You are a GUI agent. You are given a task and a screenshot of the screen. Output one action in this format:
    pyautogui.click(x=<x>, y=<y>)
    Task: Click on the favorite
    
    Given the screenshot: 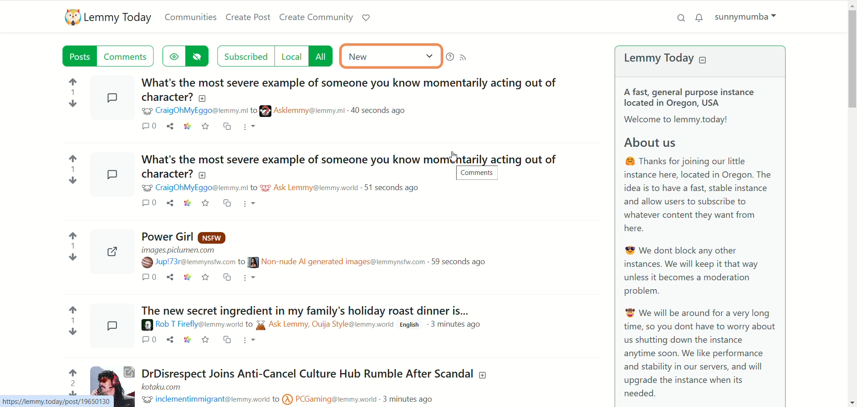 What is the action you would take?
    pyautogui.click(x=206, y=341)
    